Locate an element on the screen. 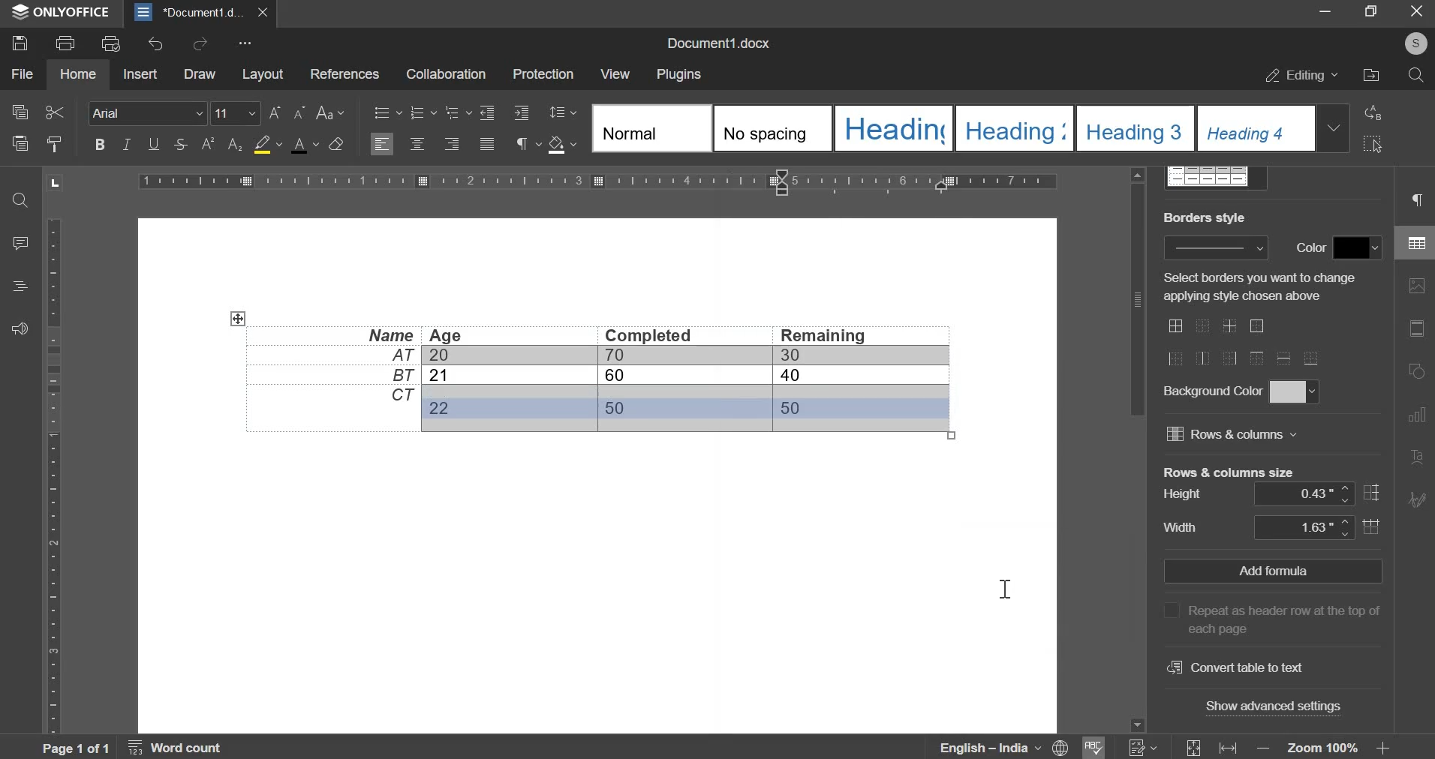 This screenshot has width=1435, height=759. numbering is located at coordinates (418, 112).